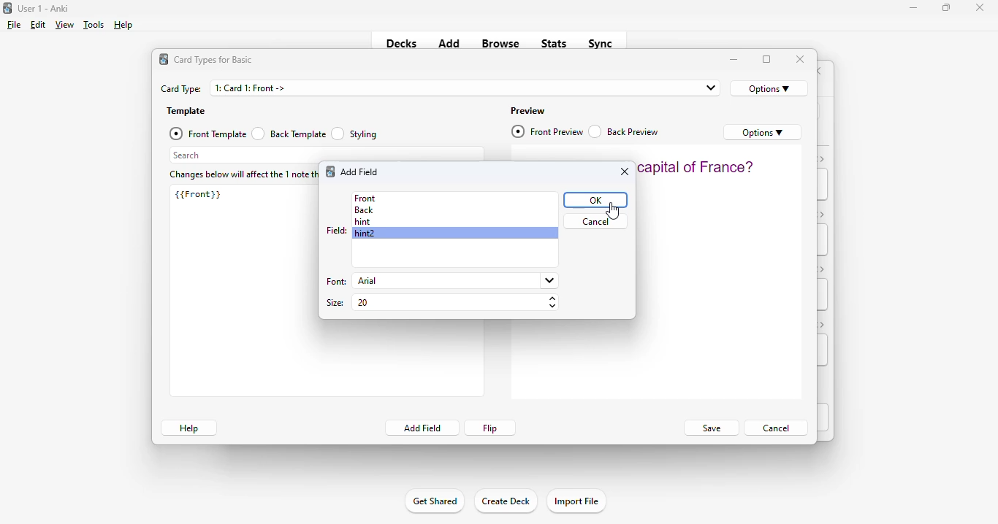  Describe the element at coordinates (327, 155) in the screenshot. I see `search` at that location.